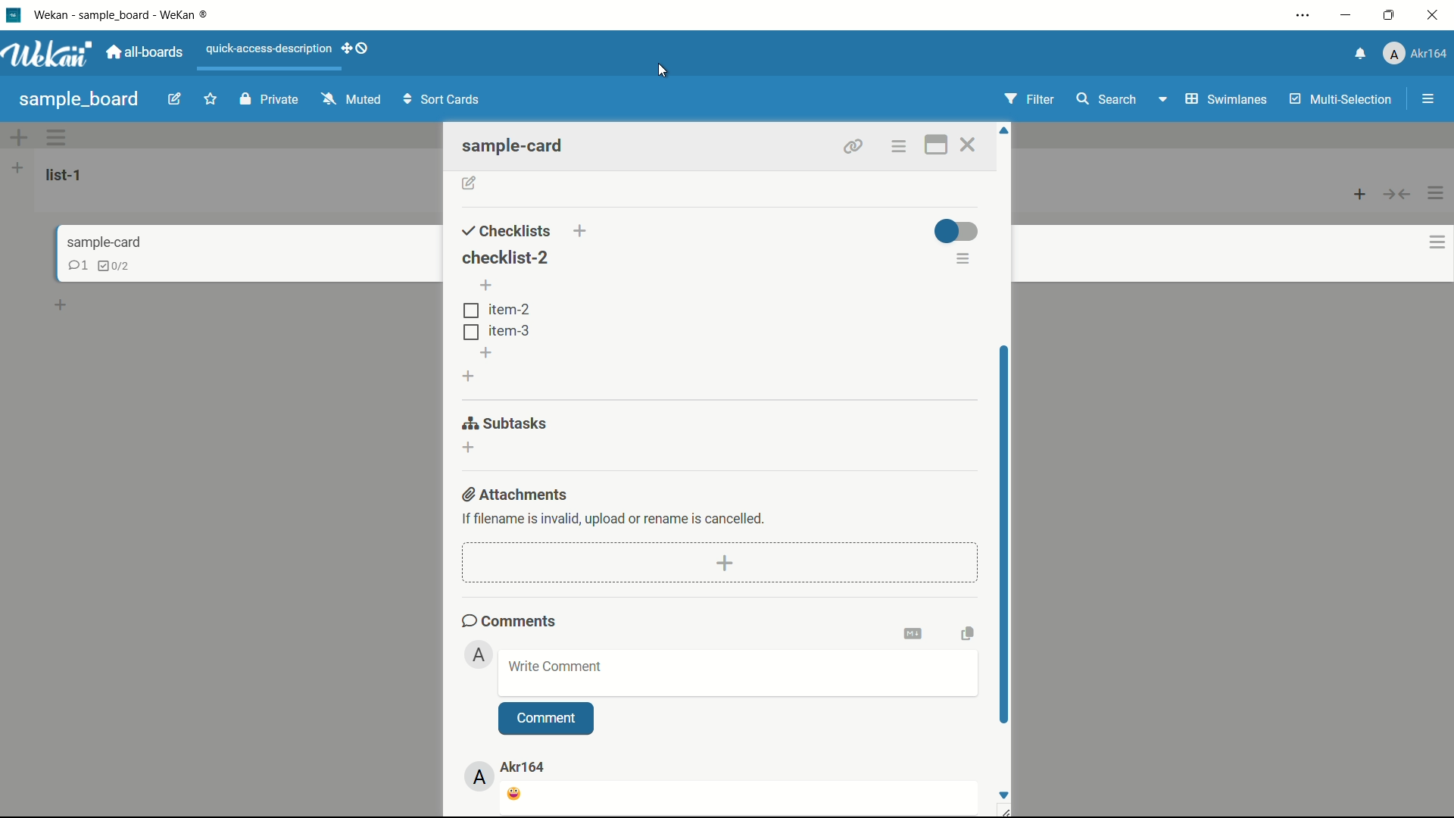 This screenshot has height=818, width=1454. Describe the element at coordinates (964, 261) in the screenshot. I see `checklist actions` at that location.